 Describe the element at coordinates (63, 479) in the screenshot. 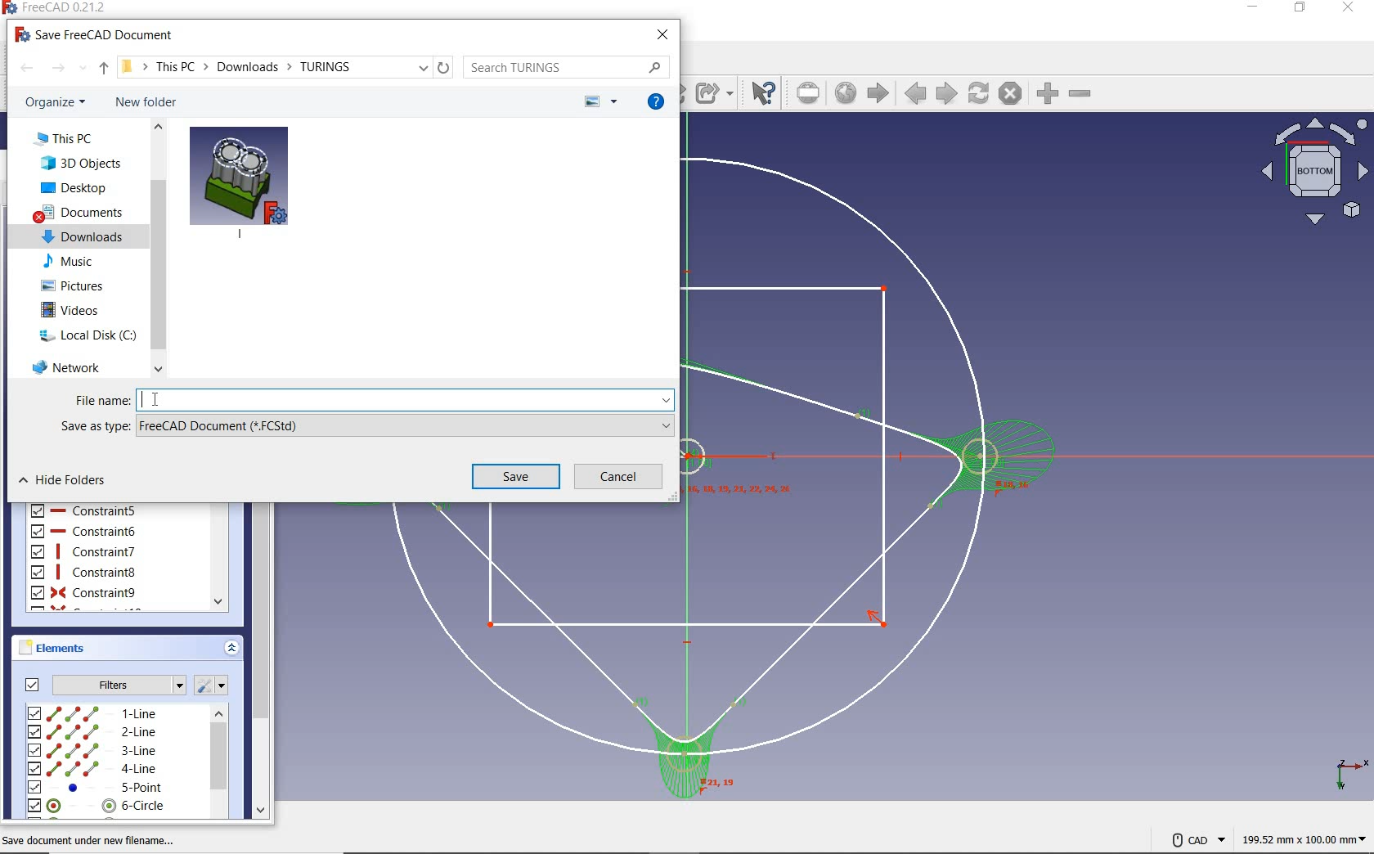

I see `hide folders` at that location.